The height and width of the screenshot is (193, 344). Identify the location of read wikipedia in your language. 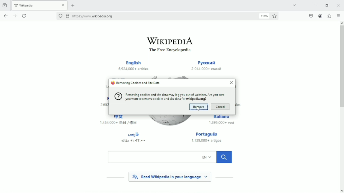
(170, 176).